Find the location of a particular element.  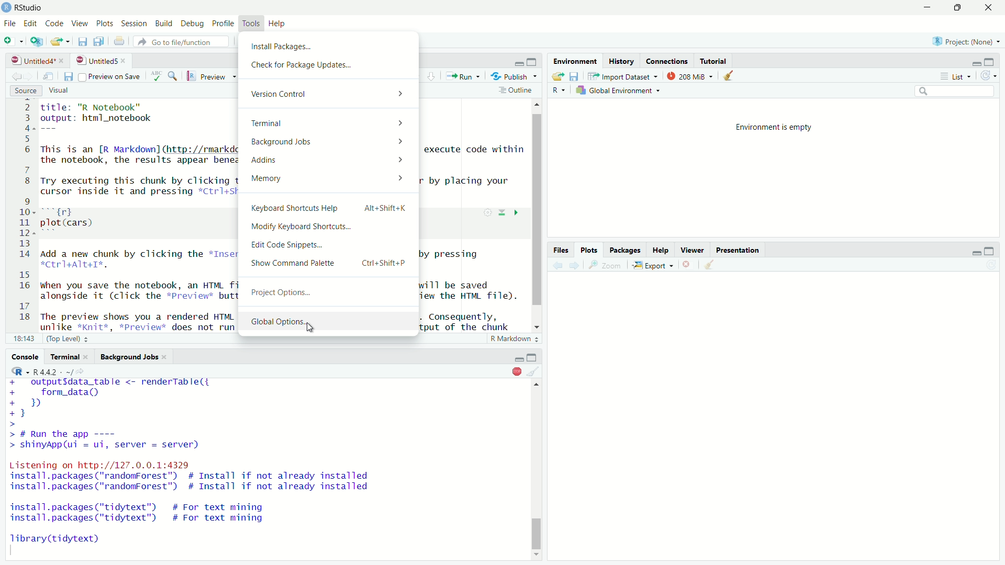

2 3 4 5 6 7 8 9 10 11 12 13 14 15 16 17 18 is located at coordinates (22, 214).